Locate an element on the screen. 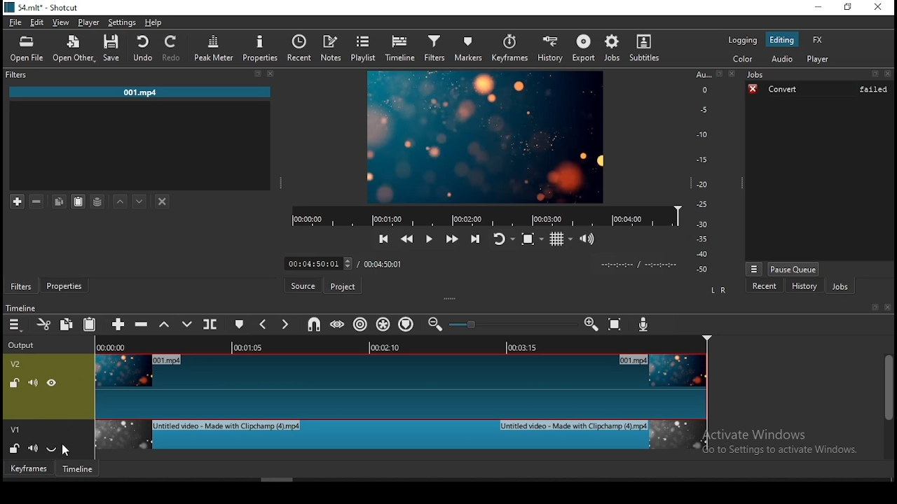 This screenshot has width=897, height=504. snap is located at coordinates (315, 326).